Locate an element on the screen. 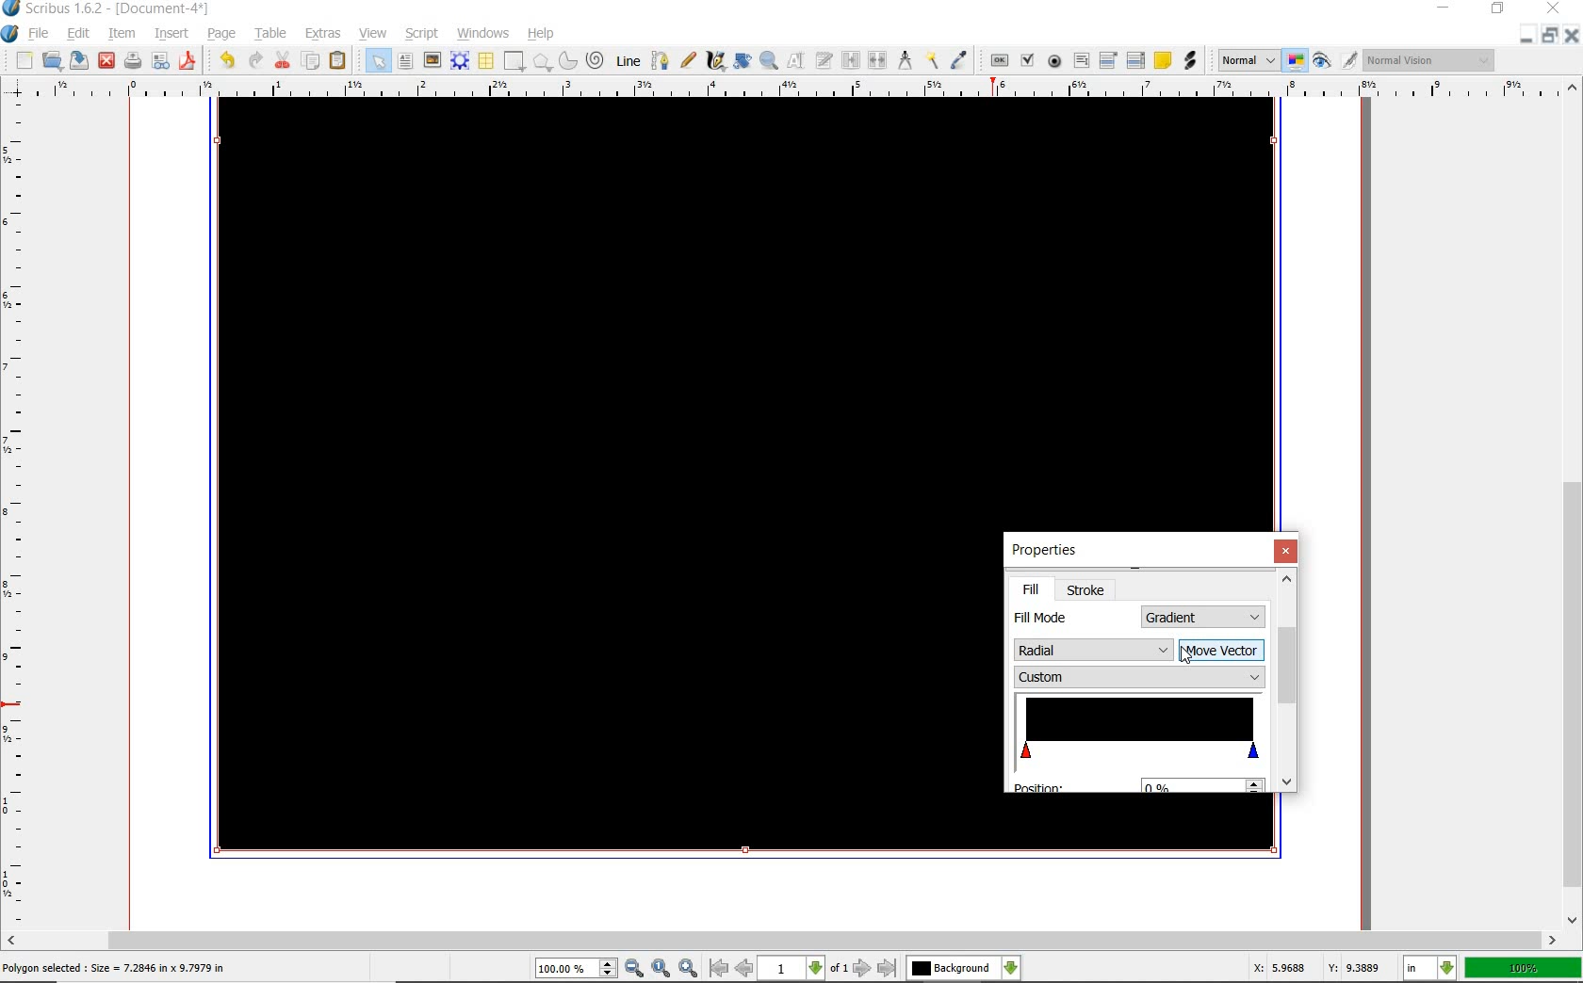  save is located at coordinates (80, 61).